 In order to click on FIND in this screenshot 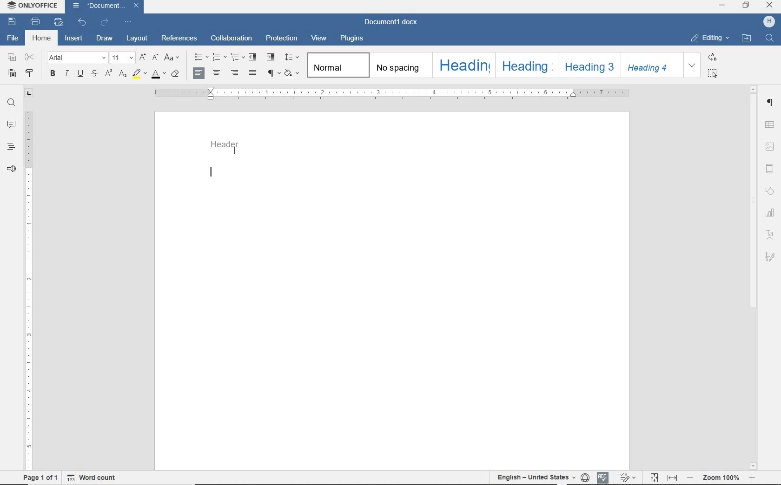, I will do `click(768, 39)`.